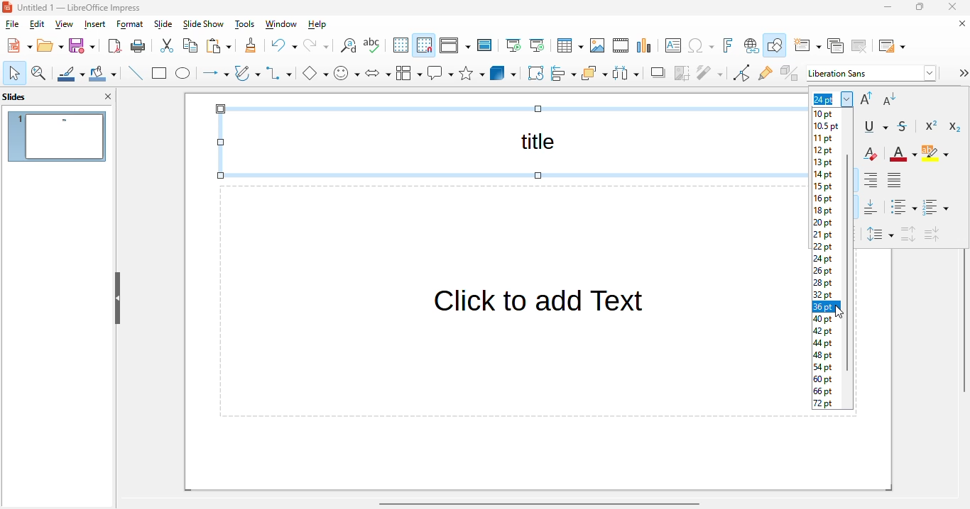  What do you see at coordinates (316, 45) in the screenshot?
I see `redo` at bounding box center [316, 45].